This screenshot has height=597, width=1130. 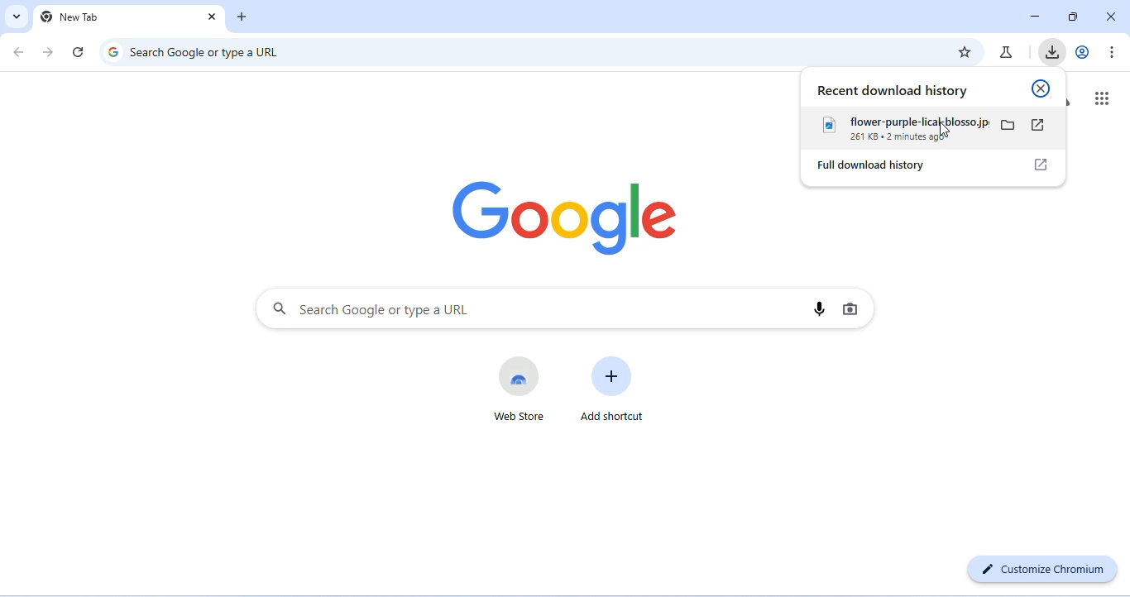 What do you see at coordinates (903, 122) in the screenshot?
I see `downloaded file name` at bounding box center [903, 122].